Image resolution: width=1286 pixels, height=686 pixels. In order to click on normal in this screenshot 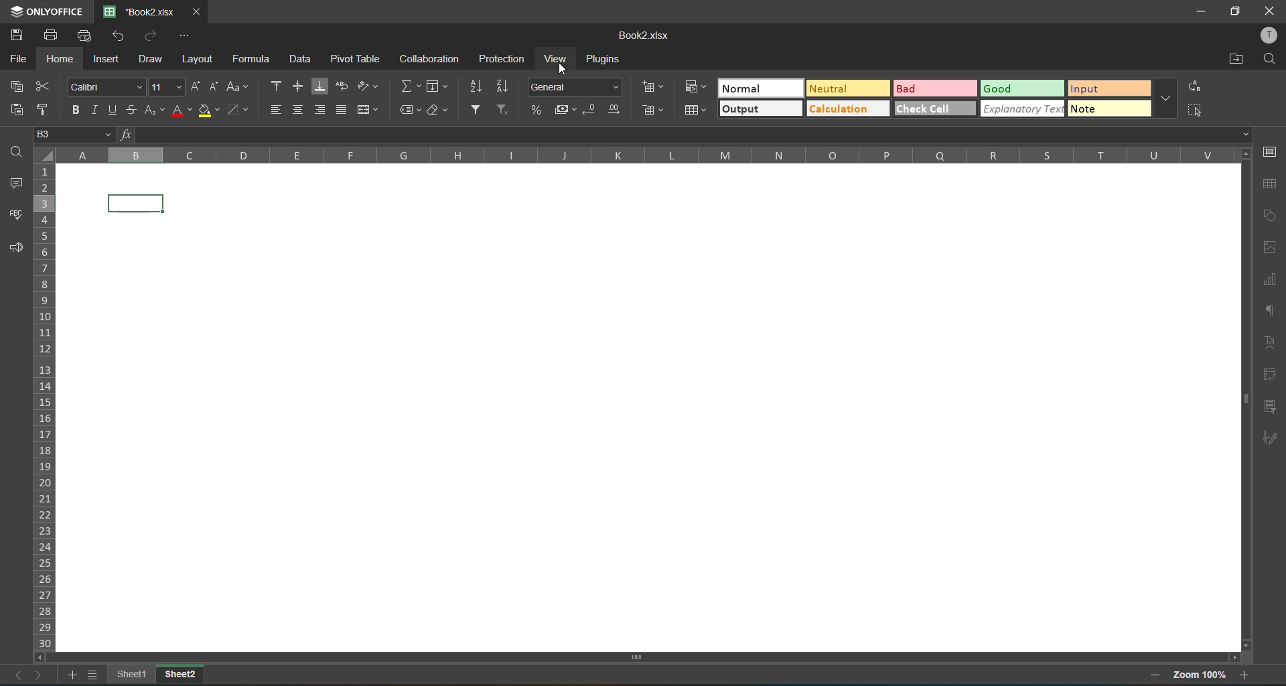, I will do `click(761, 88)`.